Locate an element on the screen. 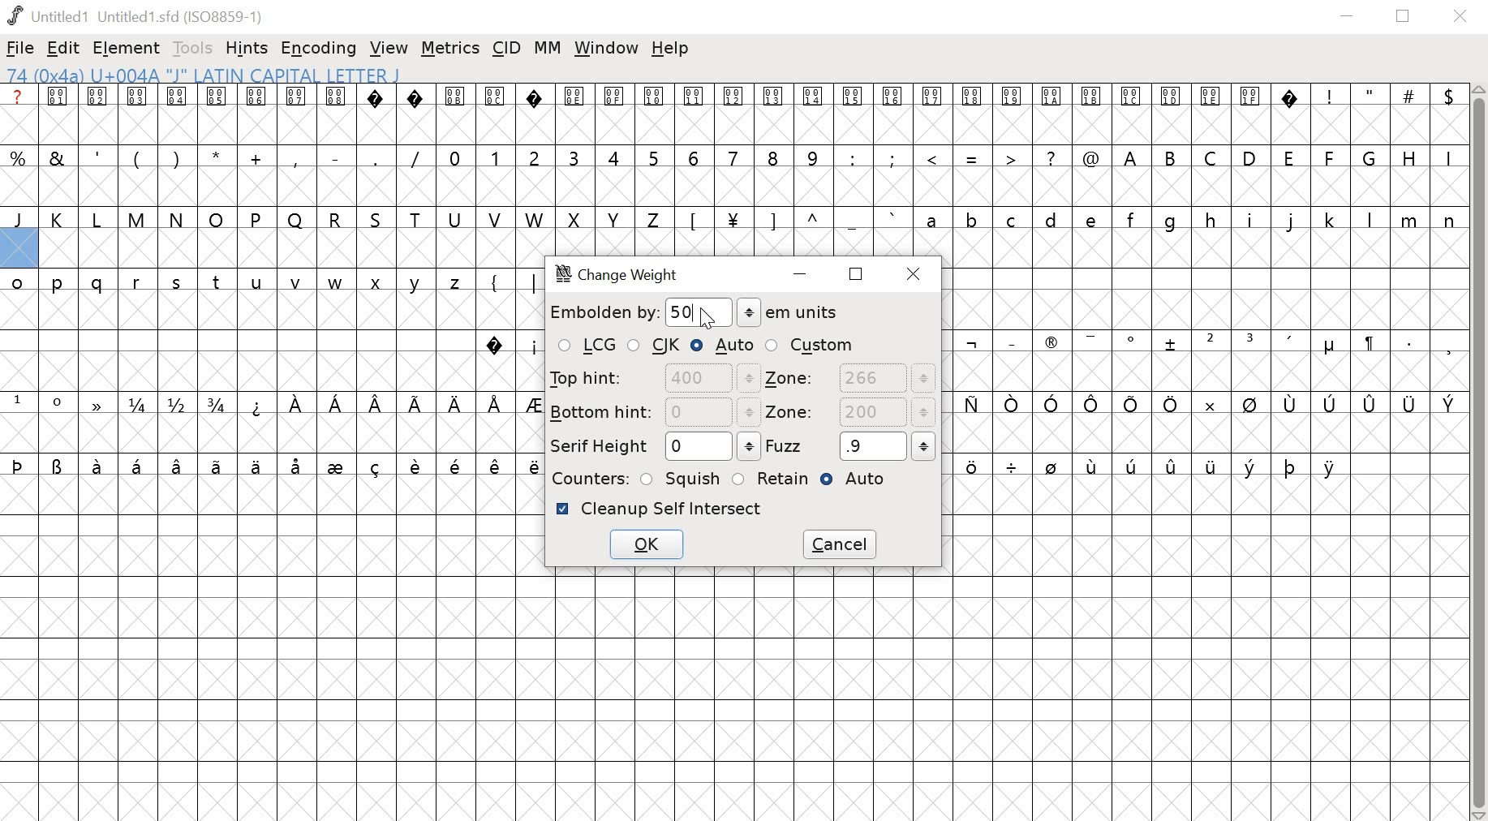 The width and height of the screenshot is (1488, 821). BOTTOM HINT is located at coordinates (654, 411).